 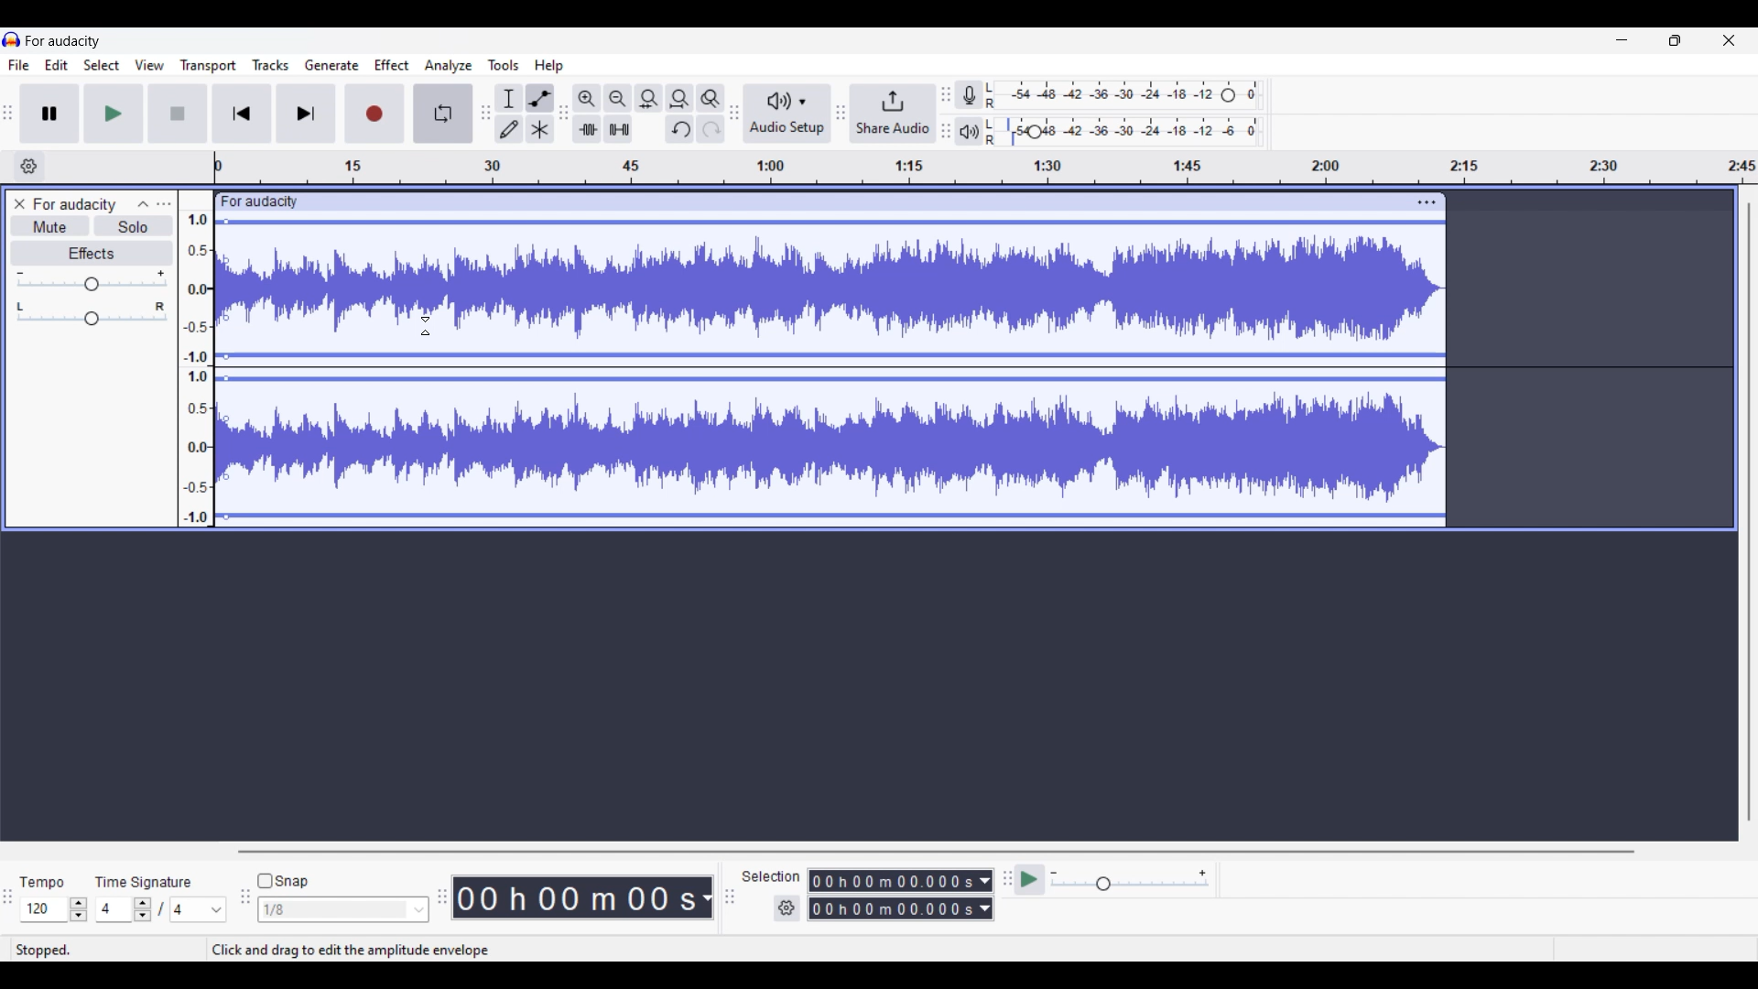 What do you see at coordinates (343, 910) in the screenshot?
I see `Snap options` at bounding box center [343, 910].